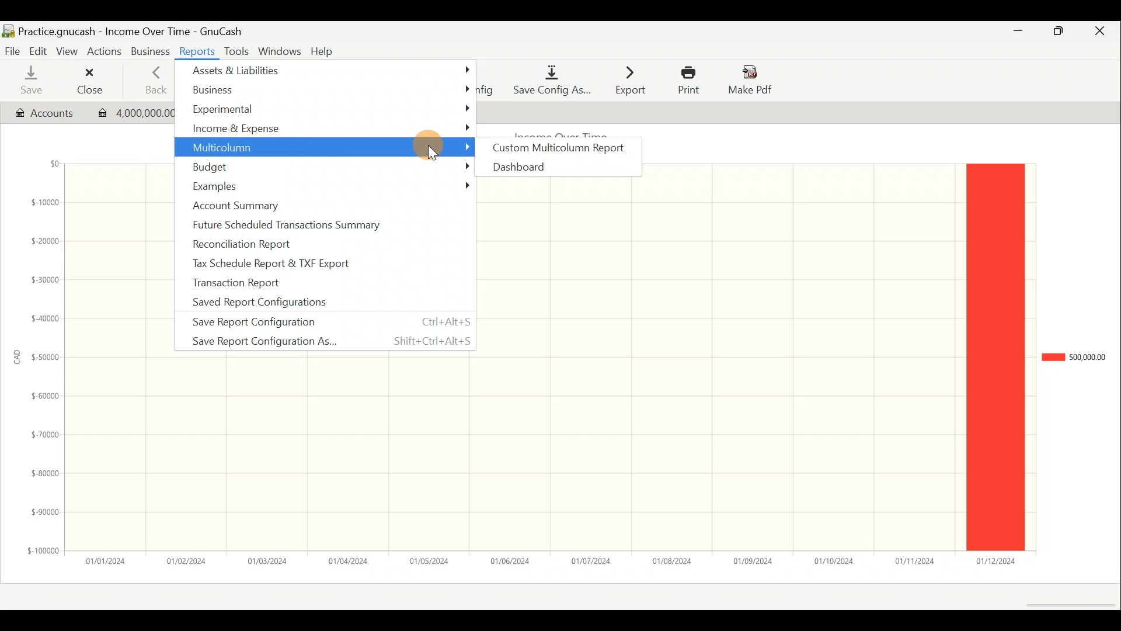 This screenshot has height=631, width=1121. What do you see at coordinates (1101, 33) in the screenshot?
I see `Close` at bounding box center [1101, 33].